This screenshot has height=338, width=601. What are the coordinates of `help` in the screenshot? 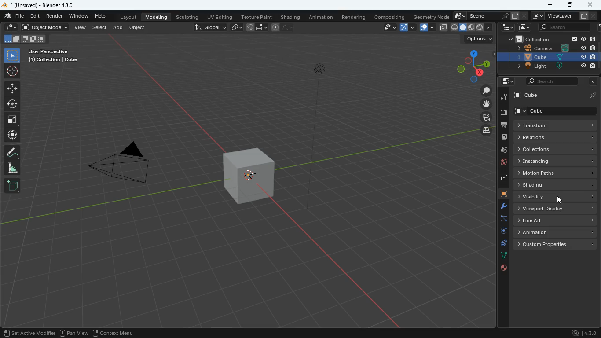 It's located at (100, 16).